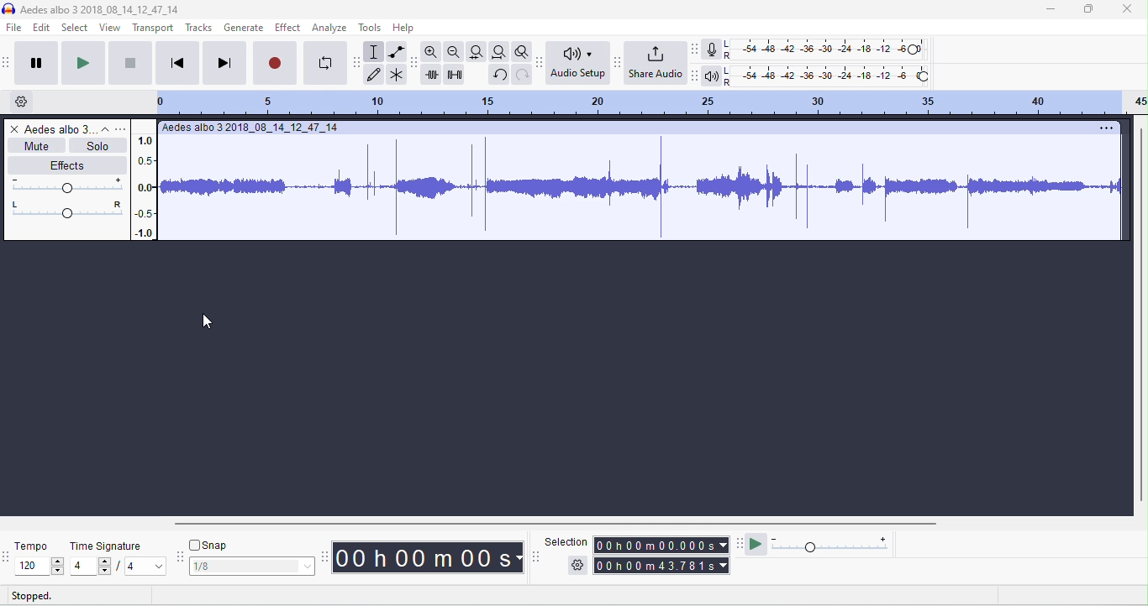 The image size is (1148, 606). What do you see at coordinates (224, 63) in the screenshot?
I see `skip to end` at bounding box center [224, 63].